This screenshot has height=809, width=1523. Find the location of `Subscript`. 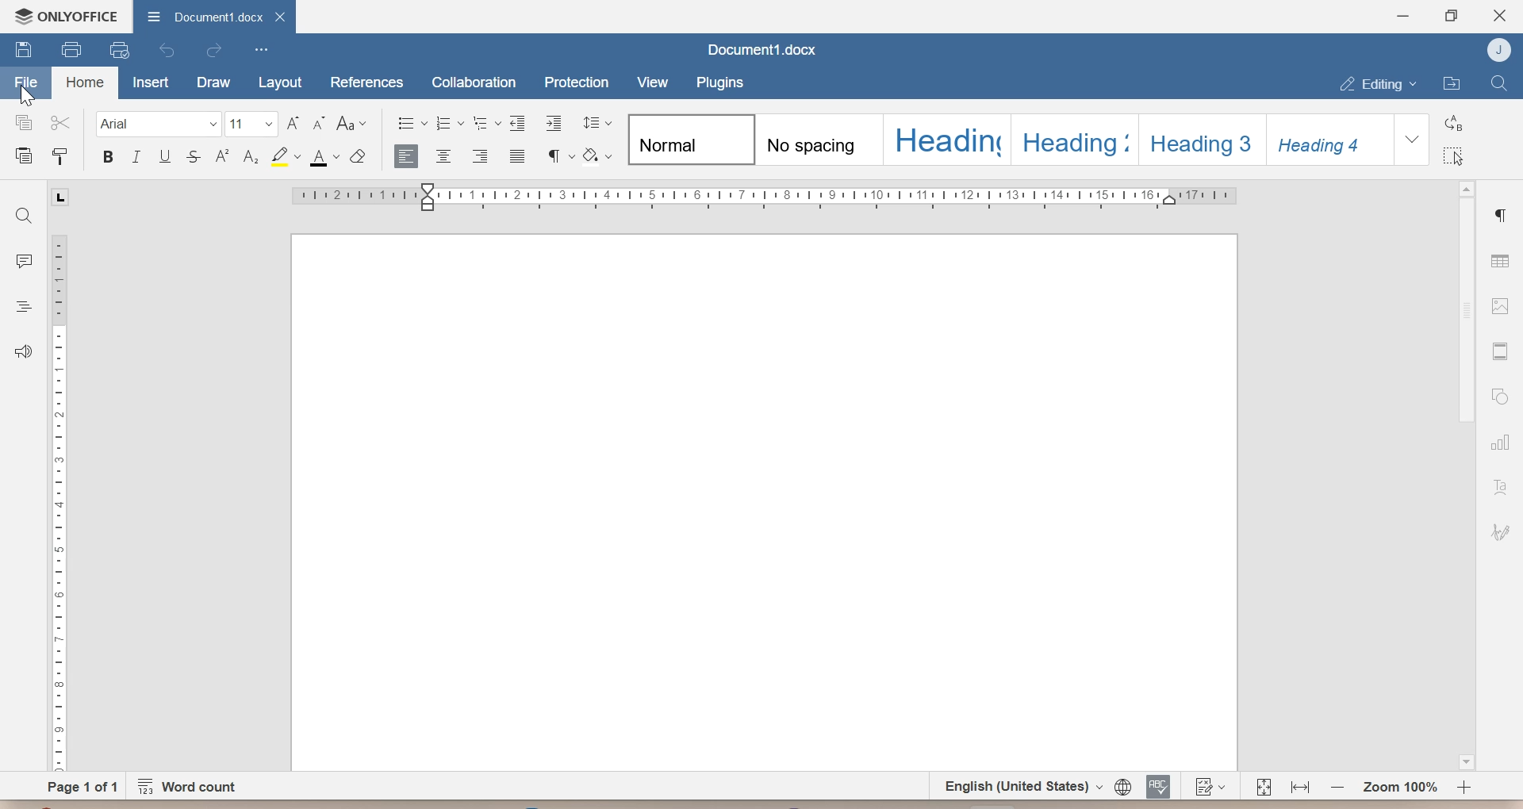

Subscript is located at coordinates (250, 156).